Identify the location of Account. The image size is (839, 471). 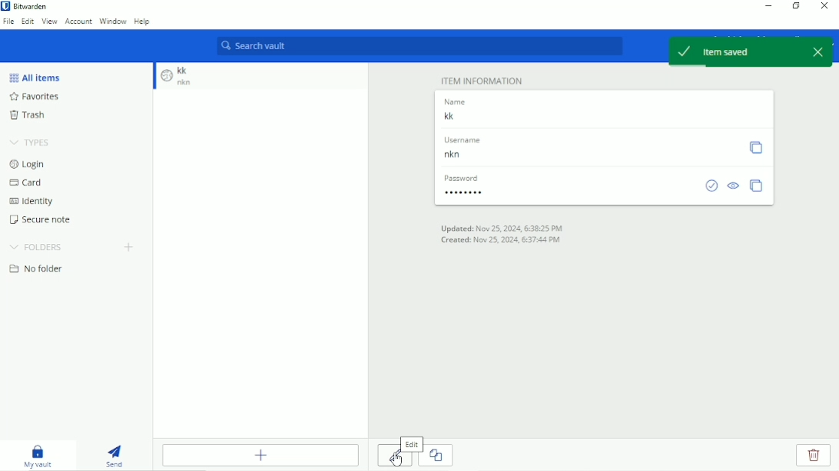
(79, 21).